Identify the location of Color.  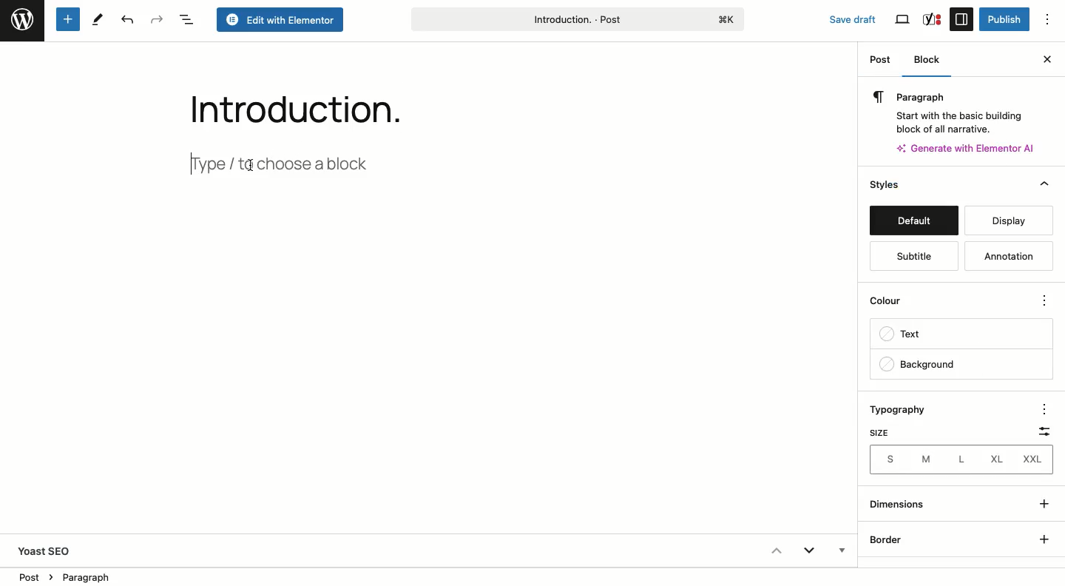
(893, 304).